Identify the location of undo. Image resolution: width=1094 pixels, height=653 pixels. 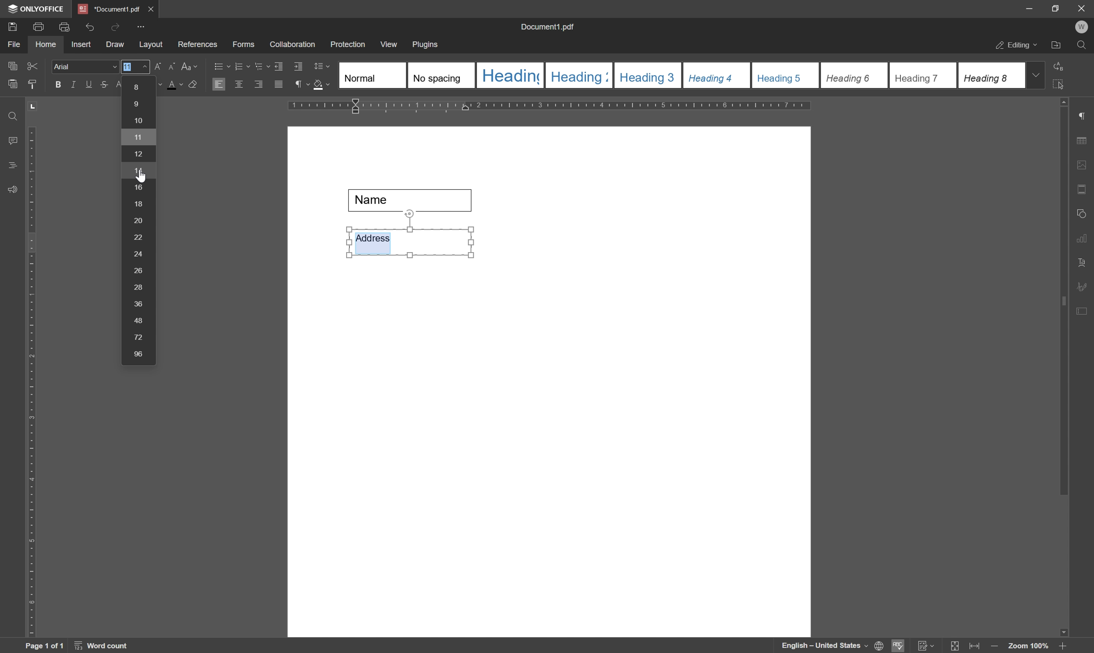
(90, 25).